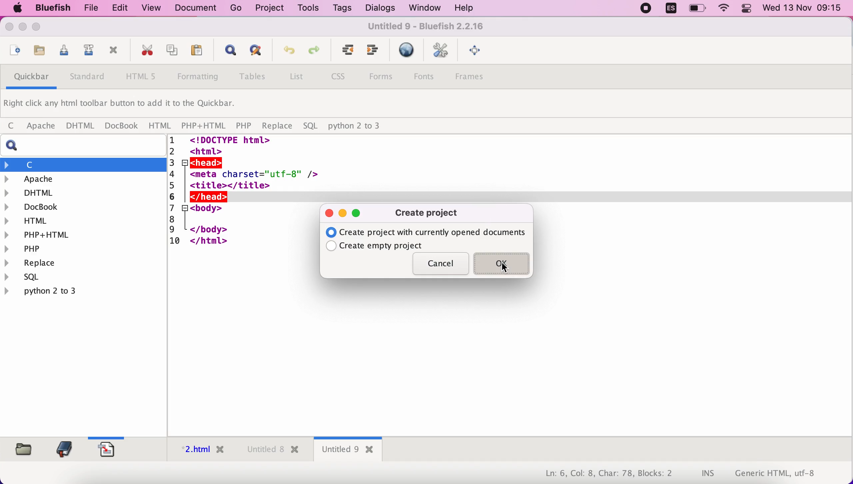  What do you see at coordinates (297, 78) in the screenshot?
I see `list` at bounding box center [297, 78].